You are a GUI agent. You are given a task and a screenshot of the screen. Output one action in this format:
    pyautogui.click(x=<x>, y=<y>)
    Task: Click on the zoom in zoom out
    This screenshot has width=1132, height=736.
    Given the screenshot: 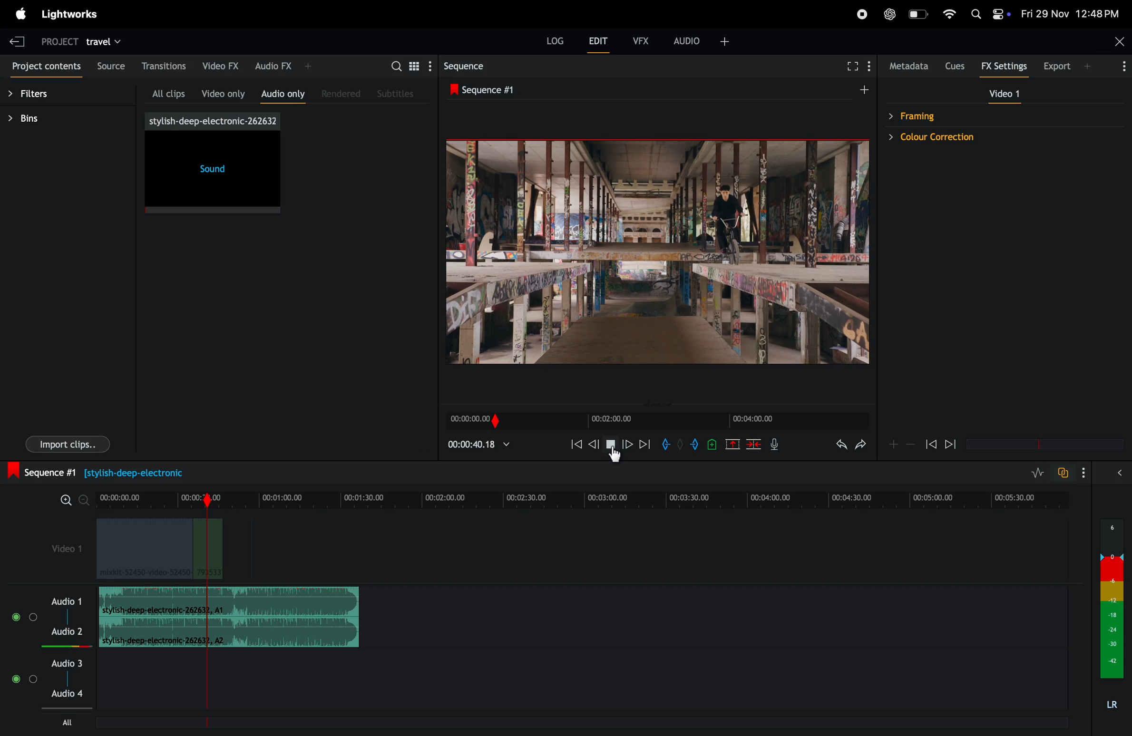 What is the action you would take?
    pyautogui.click(x=69, y=499)
    